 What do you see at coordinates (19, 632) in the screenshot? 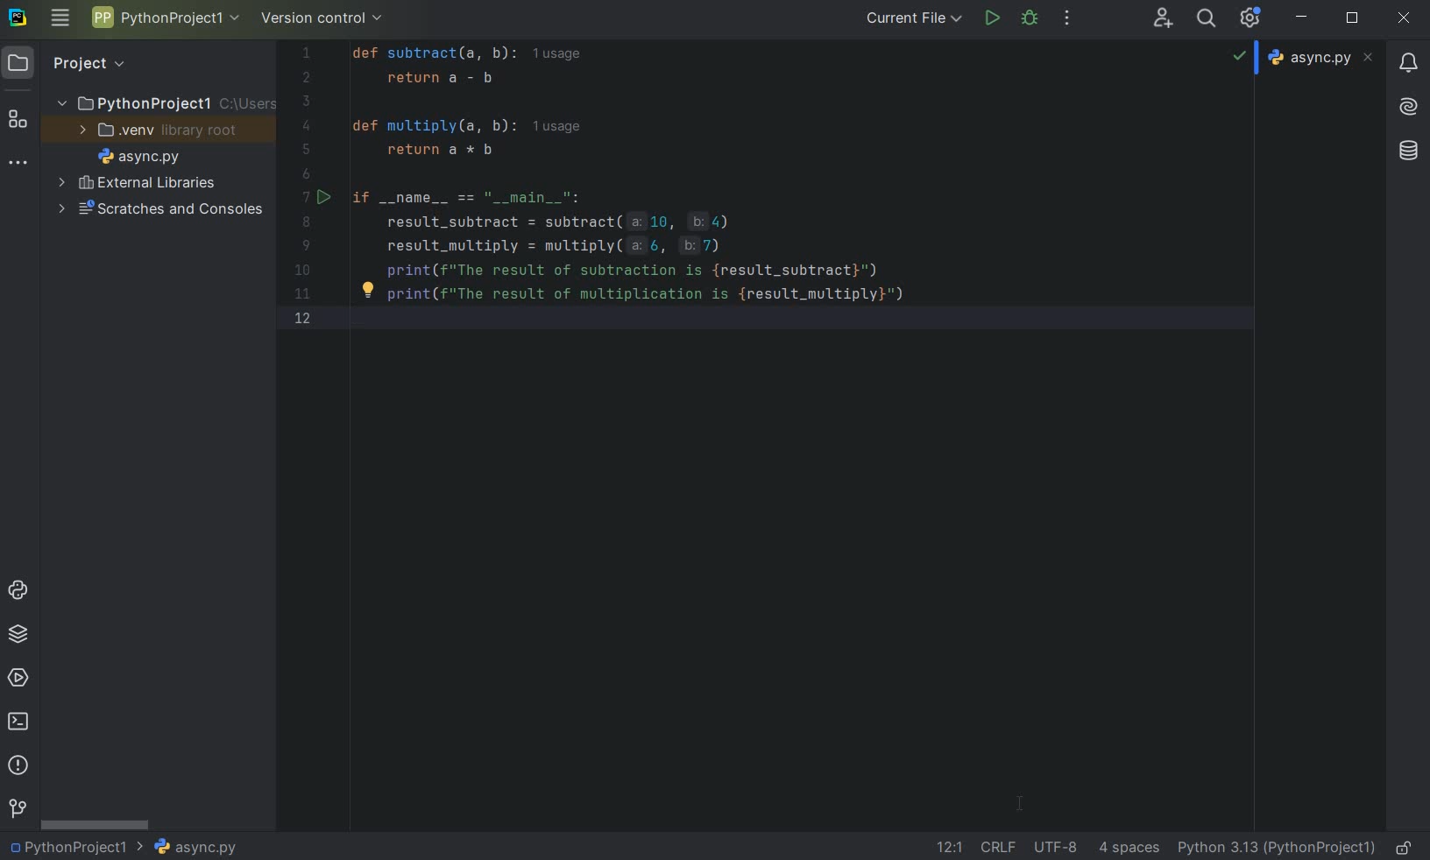
I see `python packages` at bounding box center [19, 632].